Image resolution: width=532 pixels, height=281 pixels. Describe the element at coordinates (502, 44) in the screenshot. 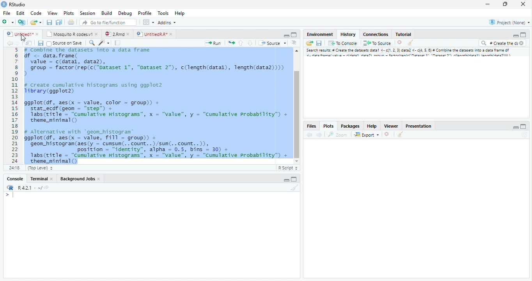

I see `# Create the di` at that location.